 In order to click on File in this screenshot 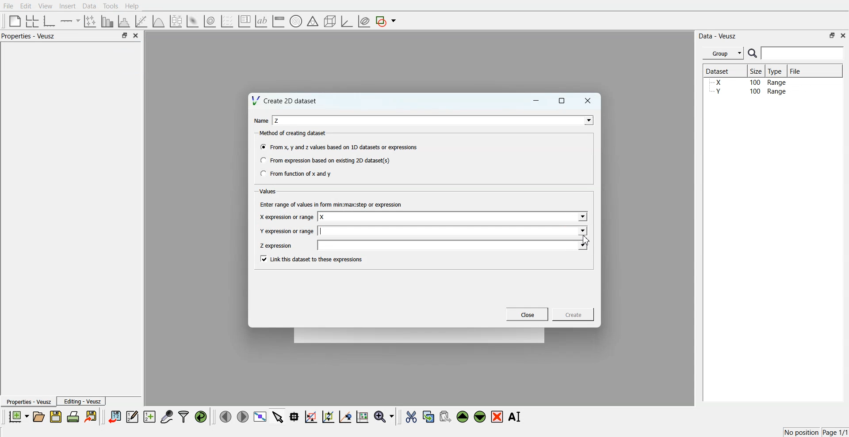, I will do `click(8, 6)`.